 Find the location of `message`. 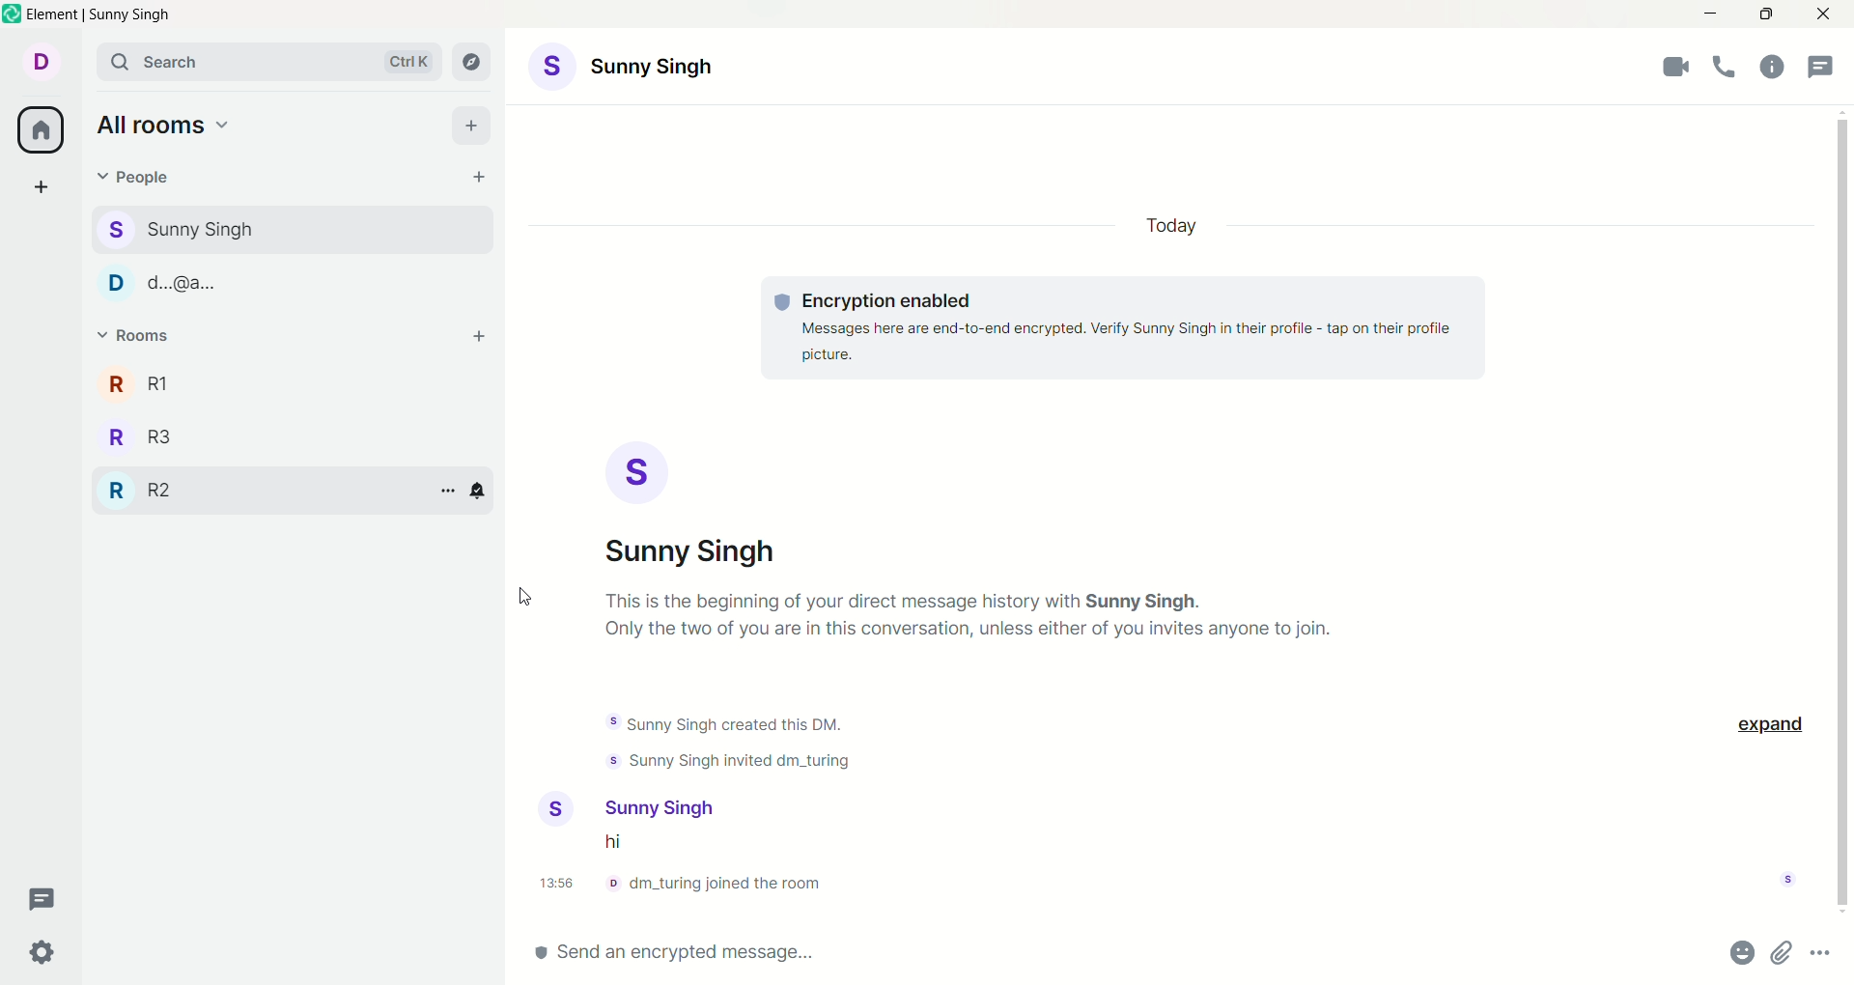

message is located at coordinates (625, 844).